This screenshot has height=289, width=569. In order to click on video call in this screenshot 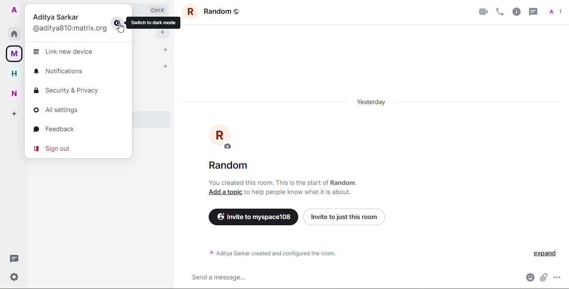, I will do `click(483, 11)`.